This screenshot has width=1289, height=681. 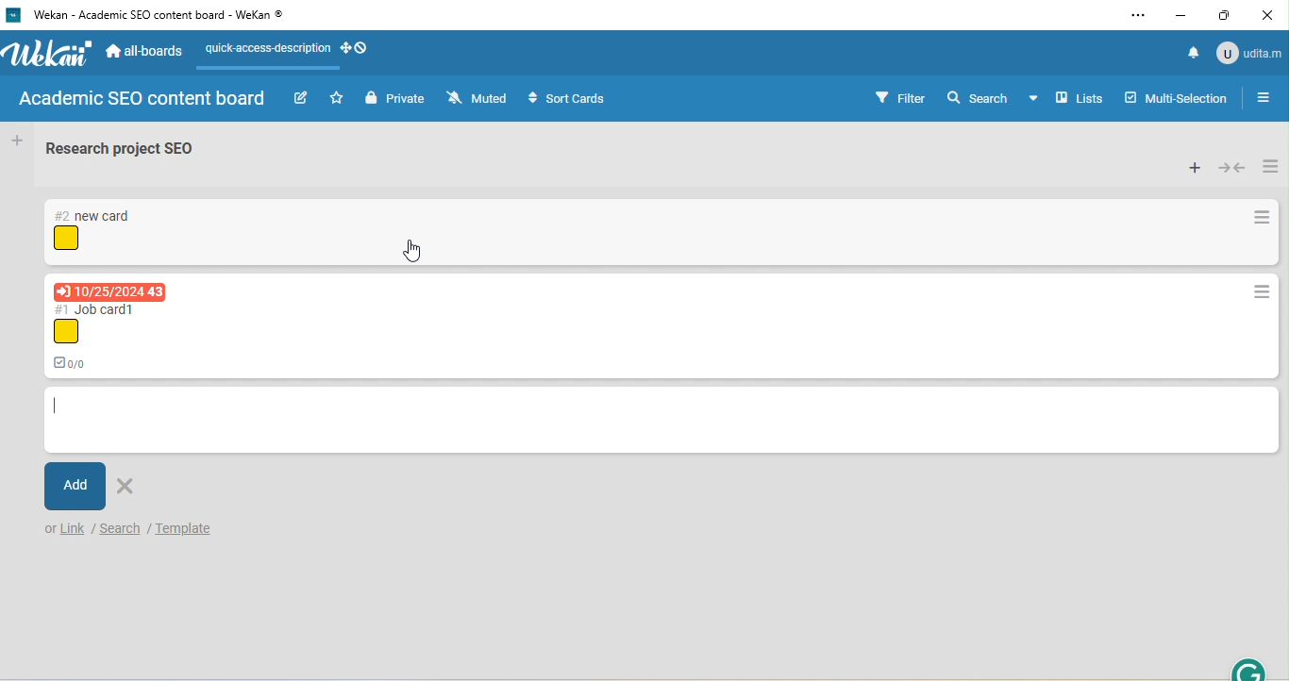 What do you see at coordinates (1227, 17) in the screenshot?
I see `maximize` at bounding box center [1227, 17].